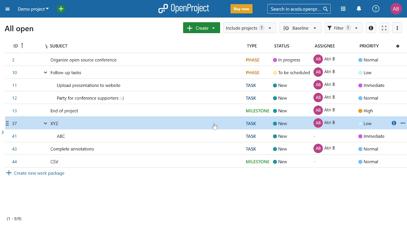 Image resolution: width=407 pixels, height=229 pixels. What do you see at coordinates (206, 137) in the screenshot?
I see `work package ID 41 details` at bounding box center [206, 137].